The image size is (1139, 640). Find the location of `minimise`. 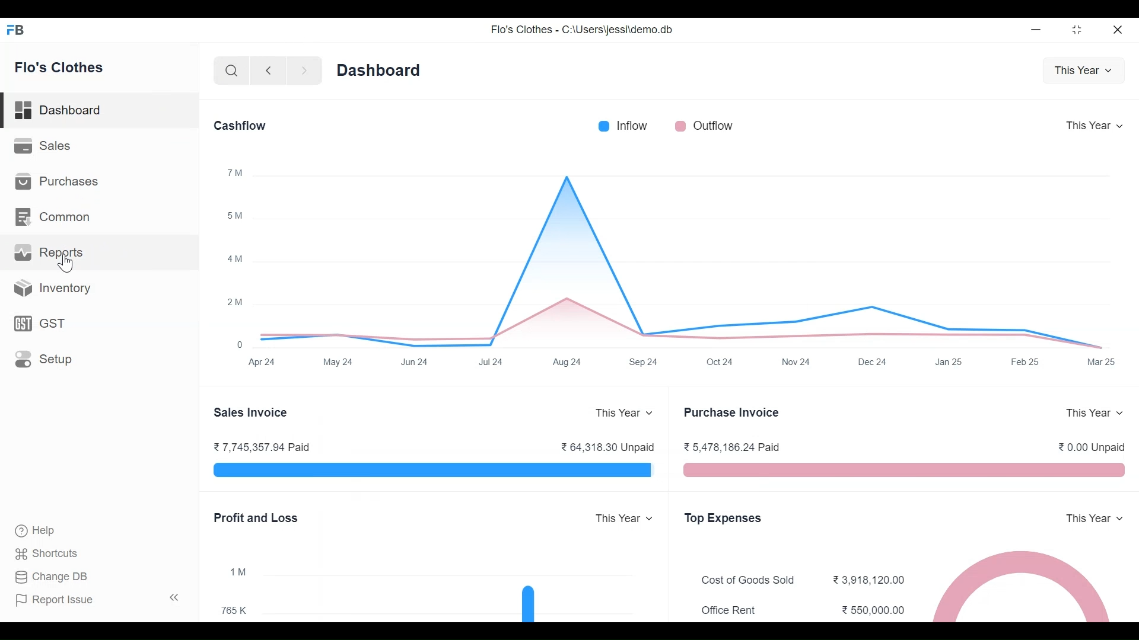

minimise is located at coordinates (1037, 29).